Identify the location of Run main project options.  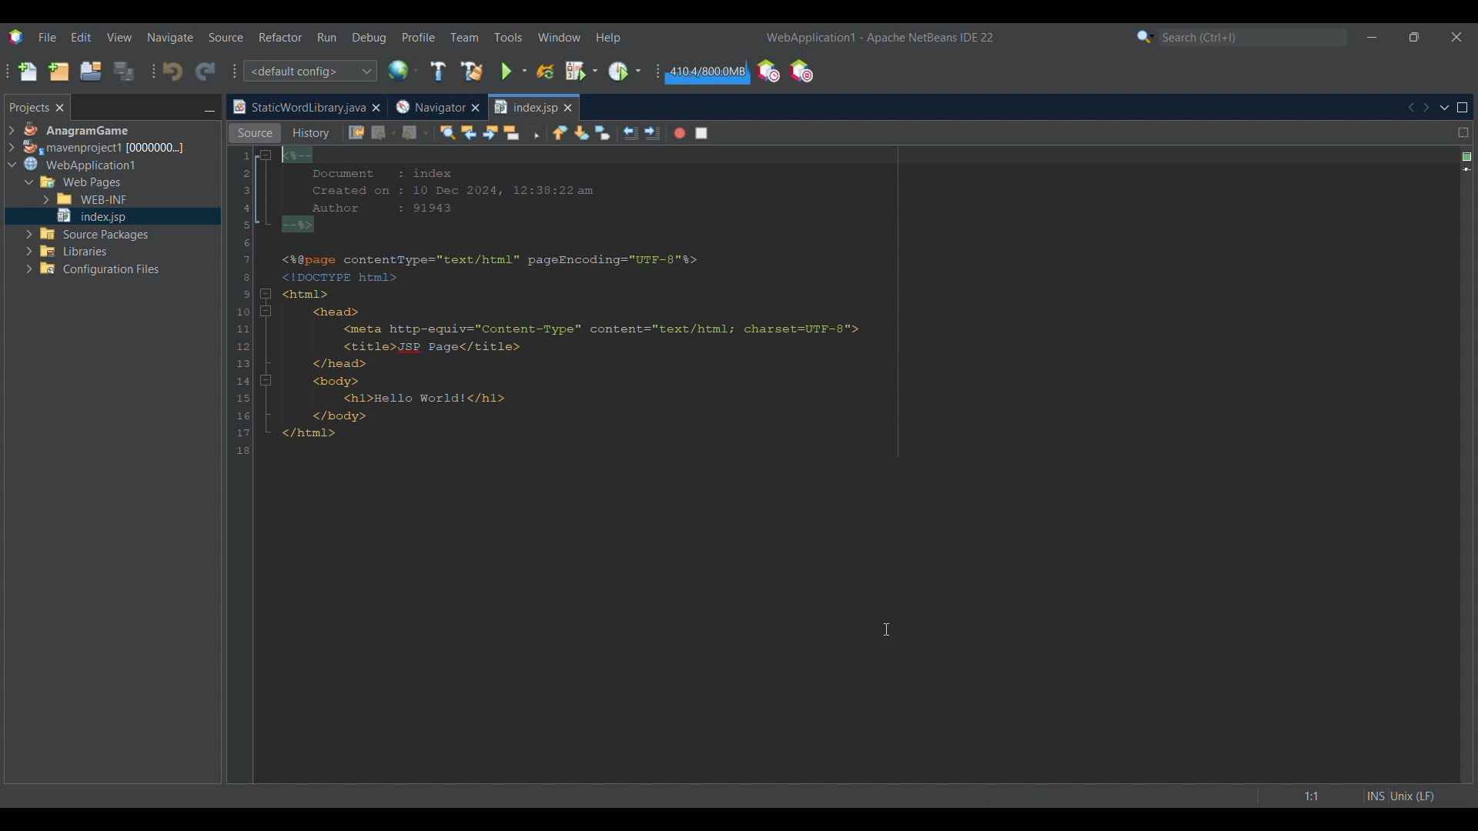
(514, 71).